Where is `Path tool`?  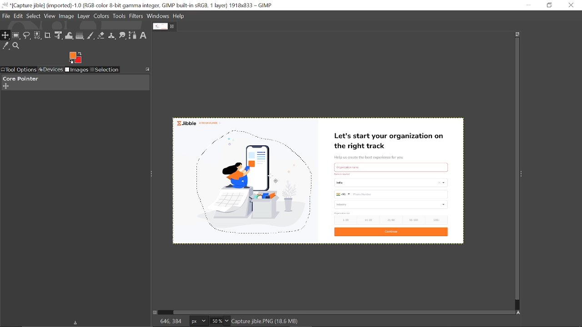 Path tool is located at coordinates (133, 36).